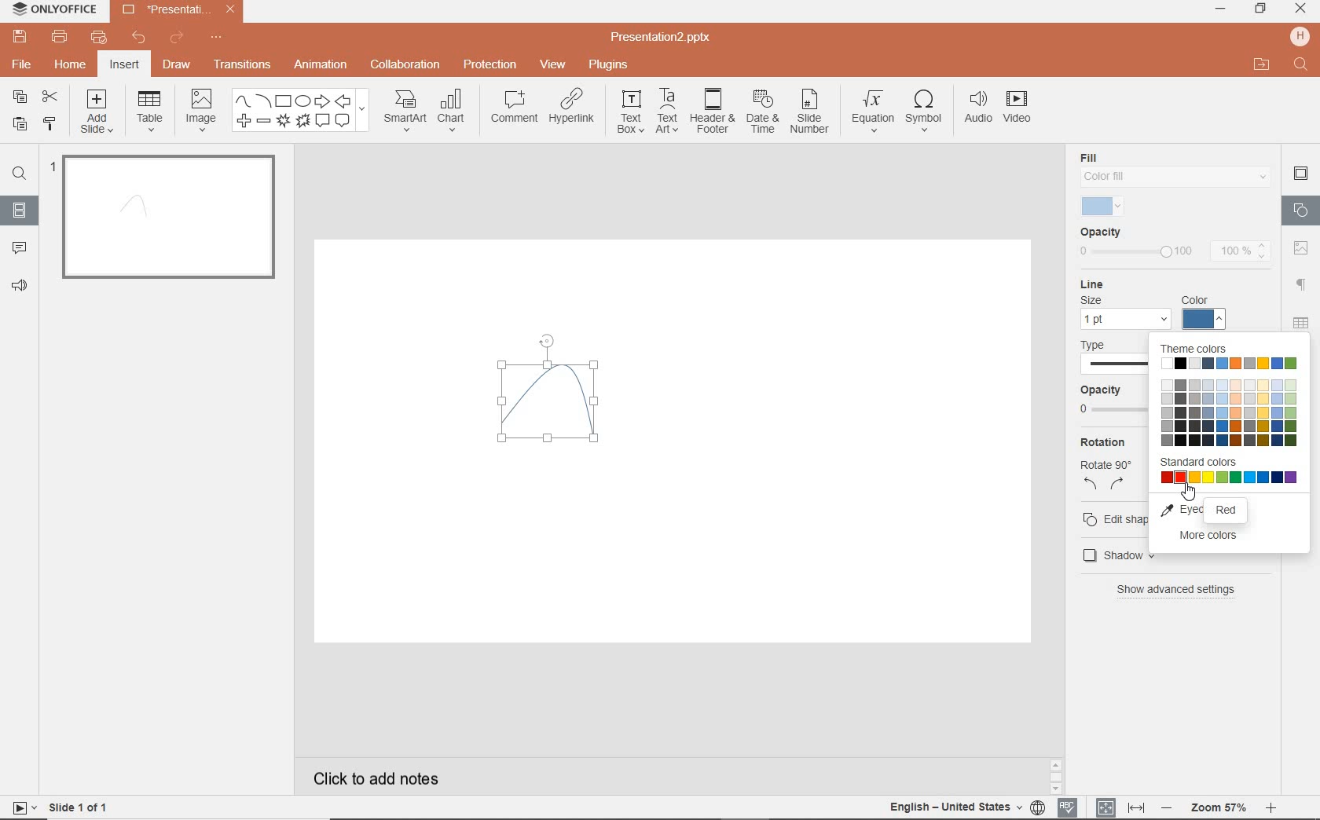 The height and width of the screenshot is (820, 1320). Describe the element at coordinates (574, 110) in the screenshot. I see `HYPERLINK` at that location.